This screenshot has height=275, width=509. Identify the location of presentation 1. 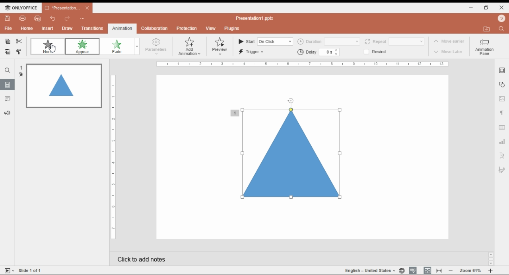
(68, 8).